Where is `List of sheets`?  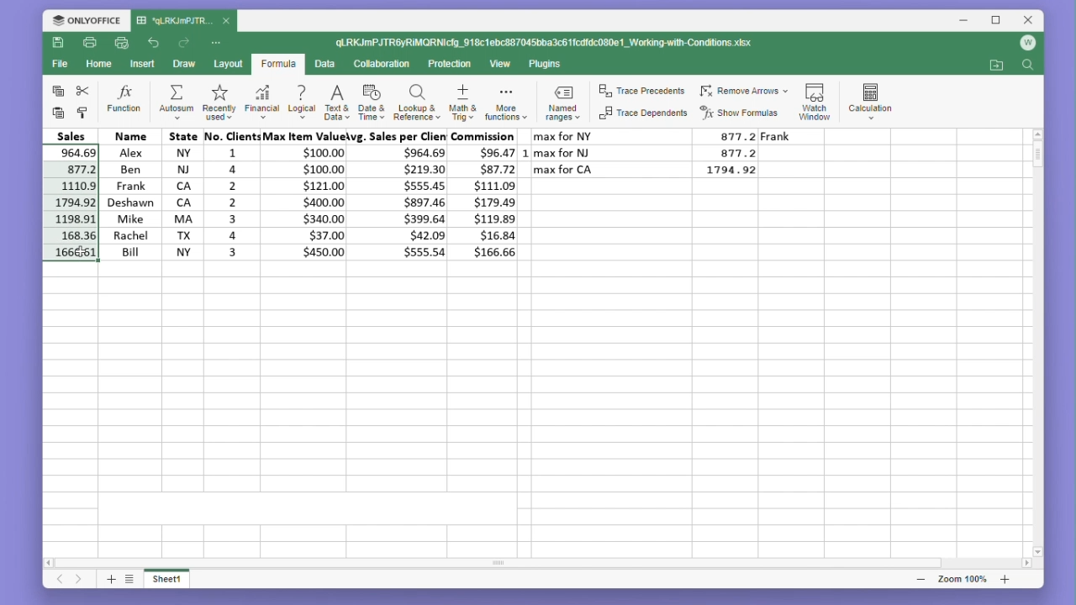
List of sheets is located at coordinates (134, 580).